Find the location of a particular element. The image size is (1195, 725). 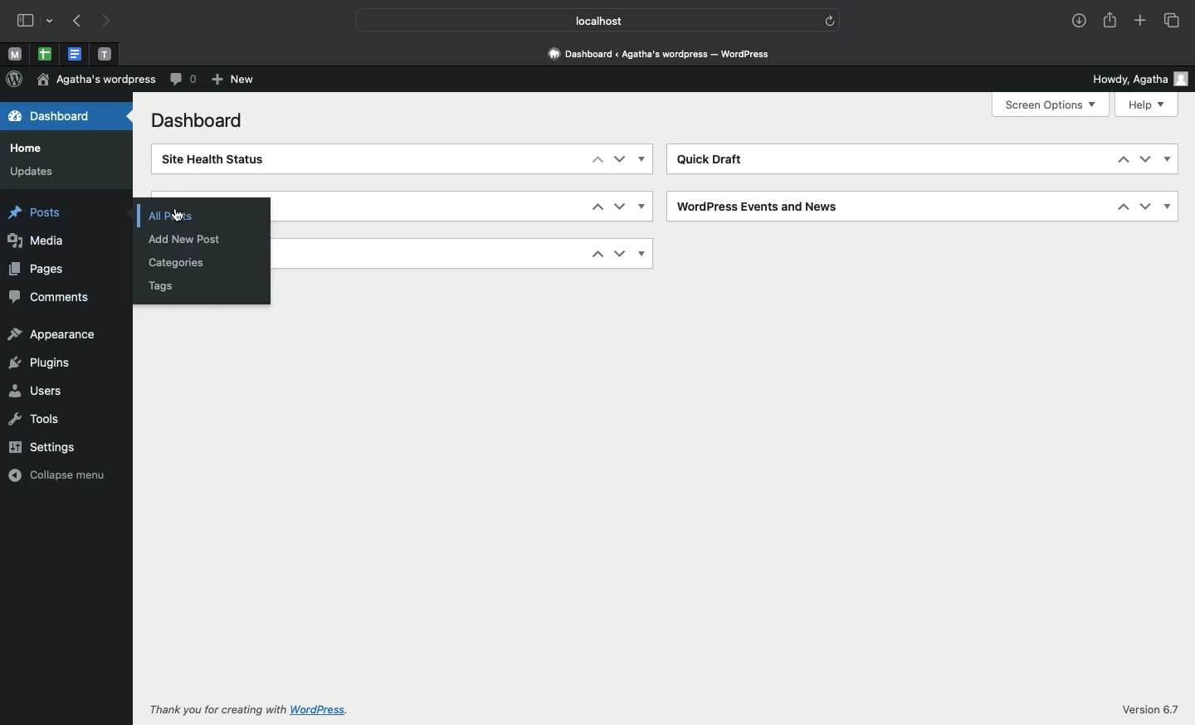

Howdy user is located at coordinates (1138, 79).